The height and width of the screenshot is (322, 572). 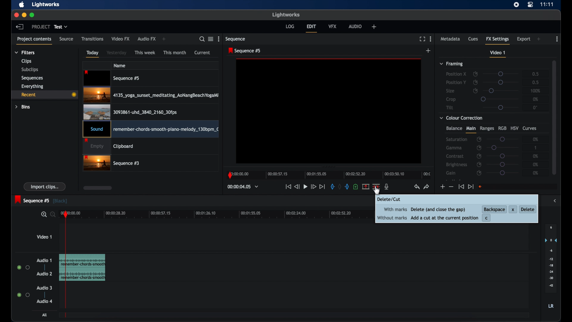 What do you see at coordinates (516, 5) in the screenshot?
I see `screen recorder icon` at bounding box center [516, 5].